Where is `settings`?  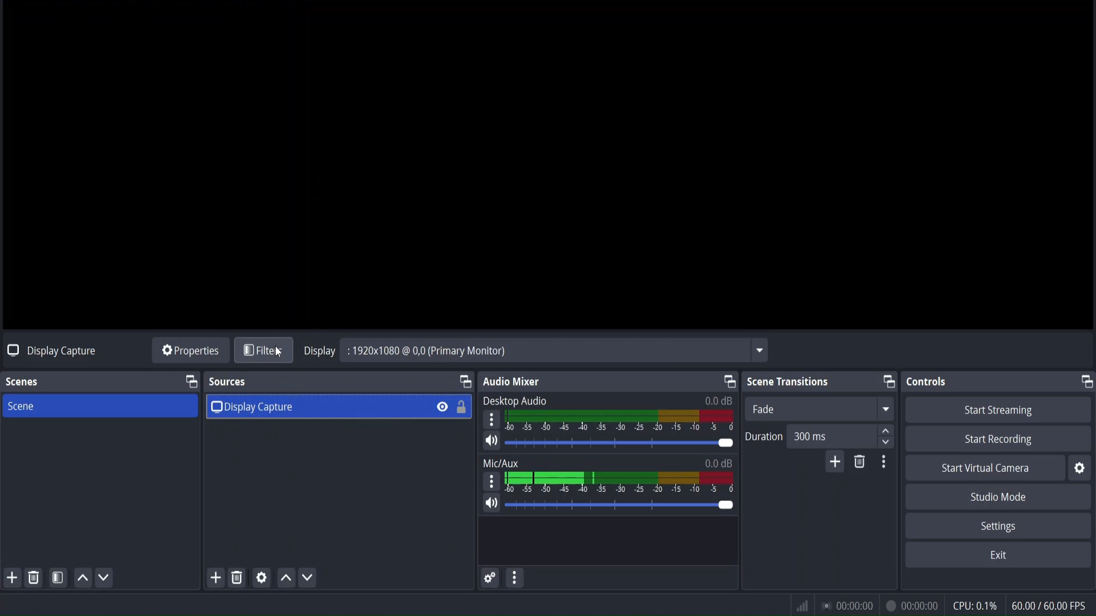
settings is located at coordinates (1079, 468).